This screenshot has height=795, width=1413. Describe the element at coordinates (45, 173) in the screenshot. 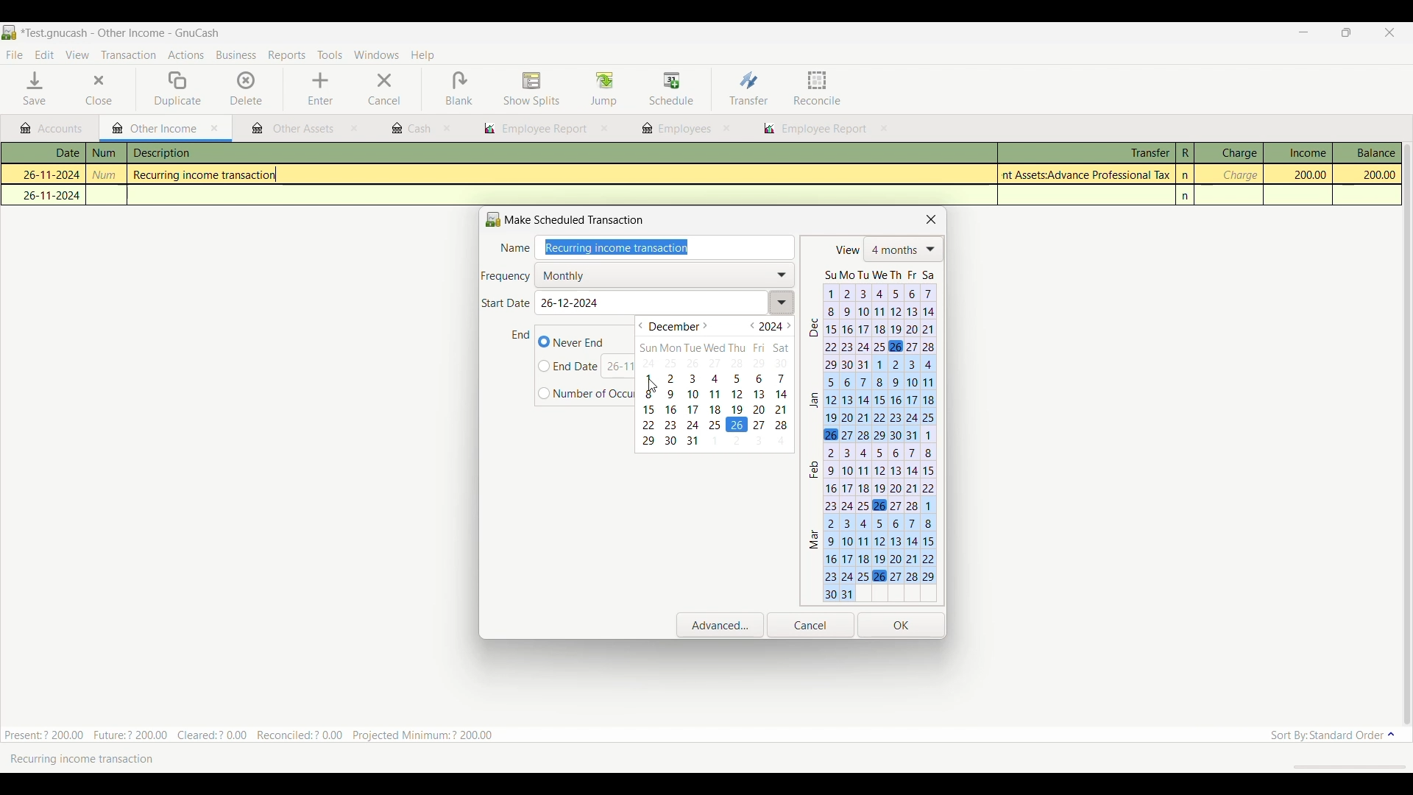

I see `26-11-2024` at that location.